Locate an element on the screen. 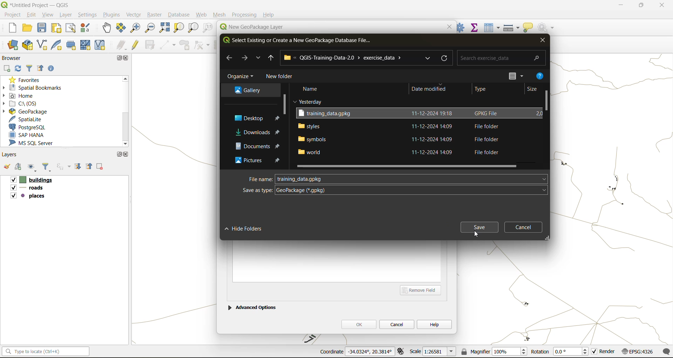 This screenshot has width=673, height=358. temporary scratch layer is located at coordinates (72, 46).